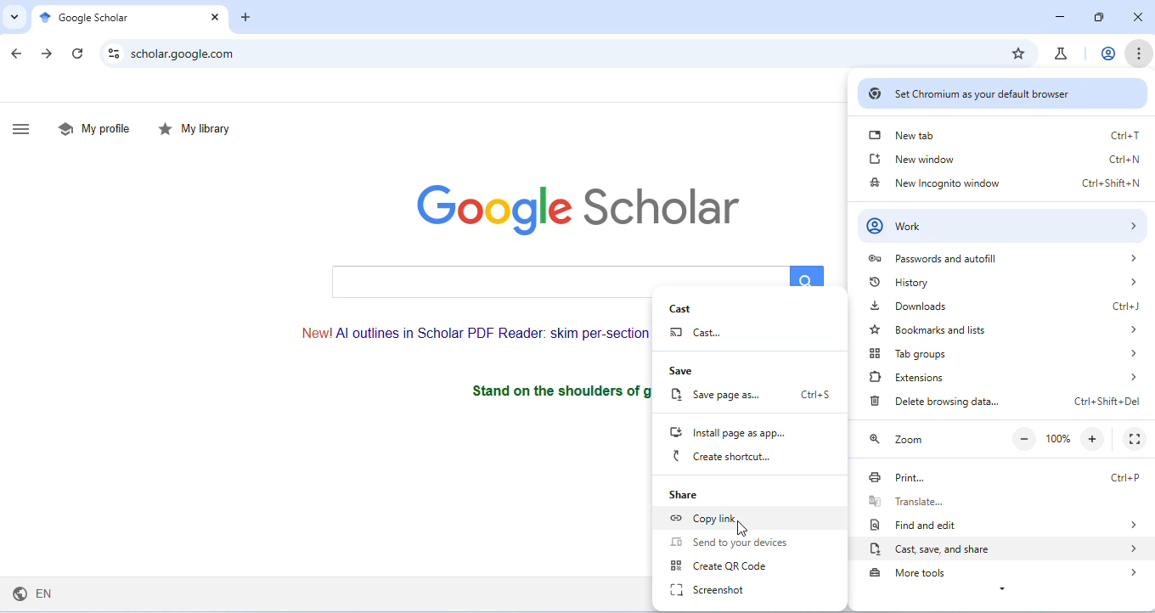 This screenshot has height=613, width=1155. What do you see at coordinates (1058, 439) in the screenshot?
I see `100%` at bounding box center [1058, 439].